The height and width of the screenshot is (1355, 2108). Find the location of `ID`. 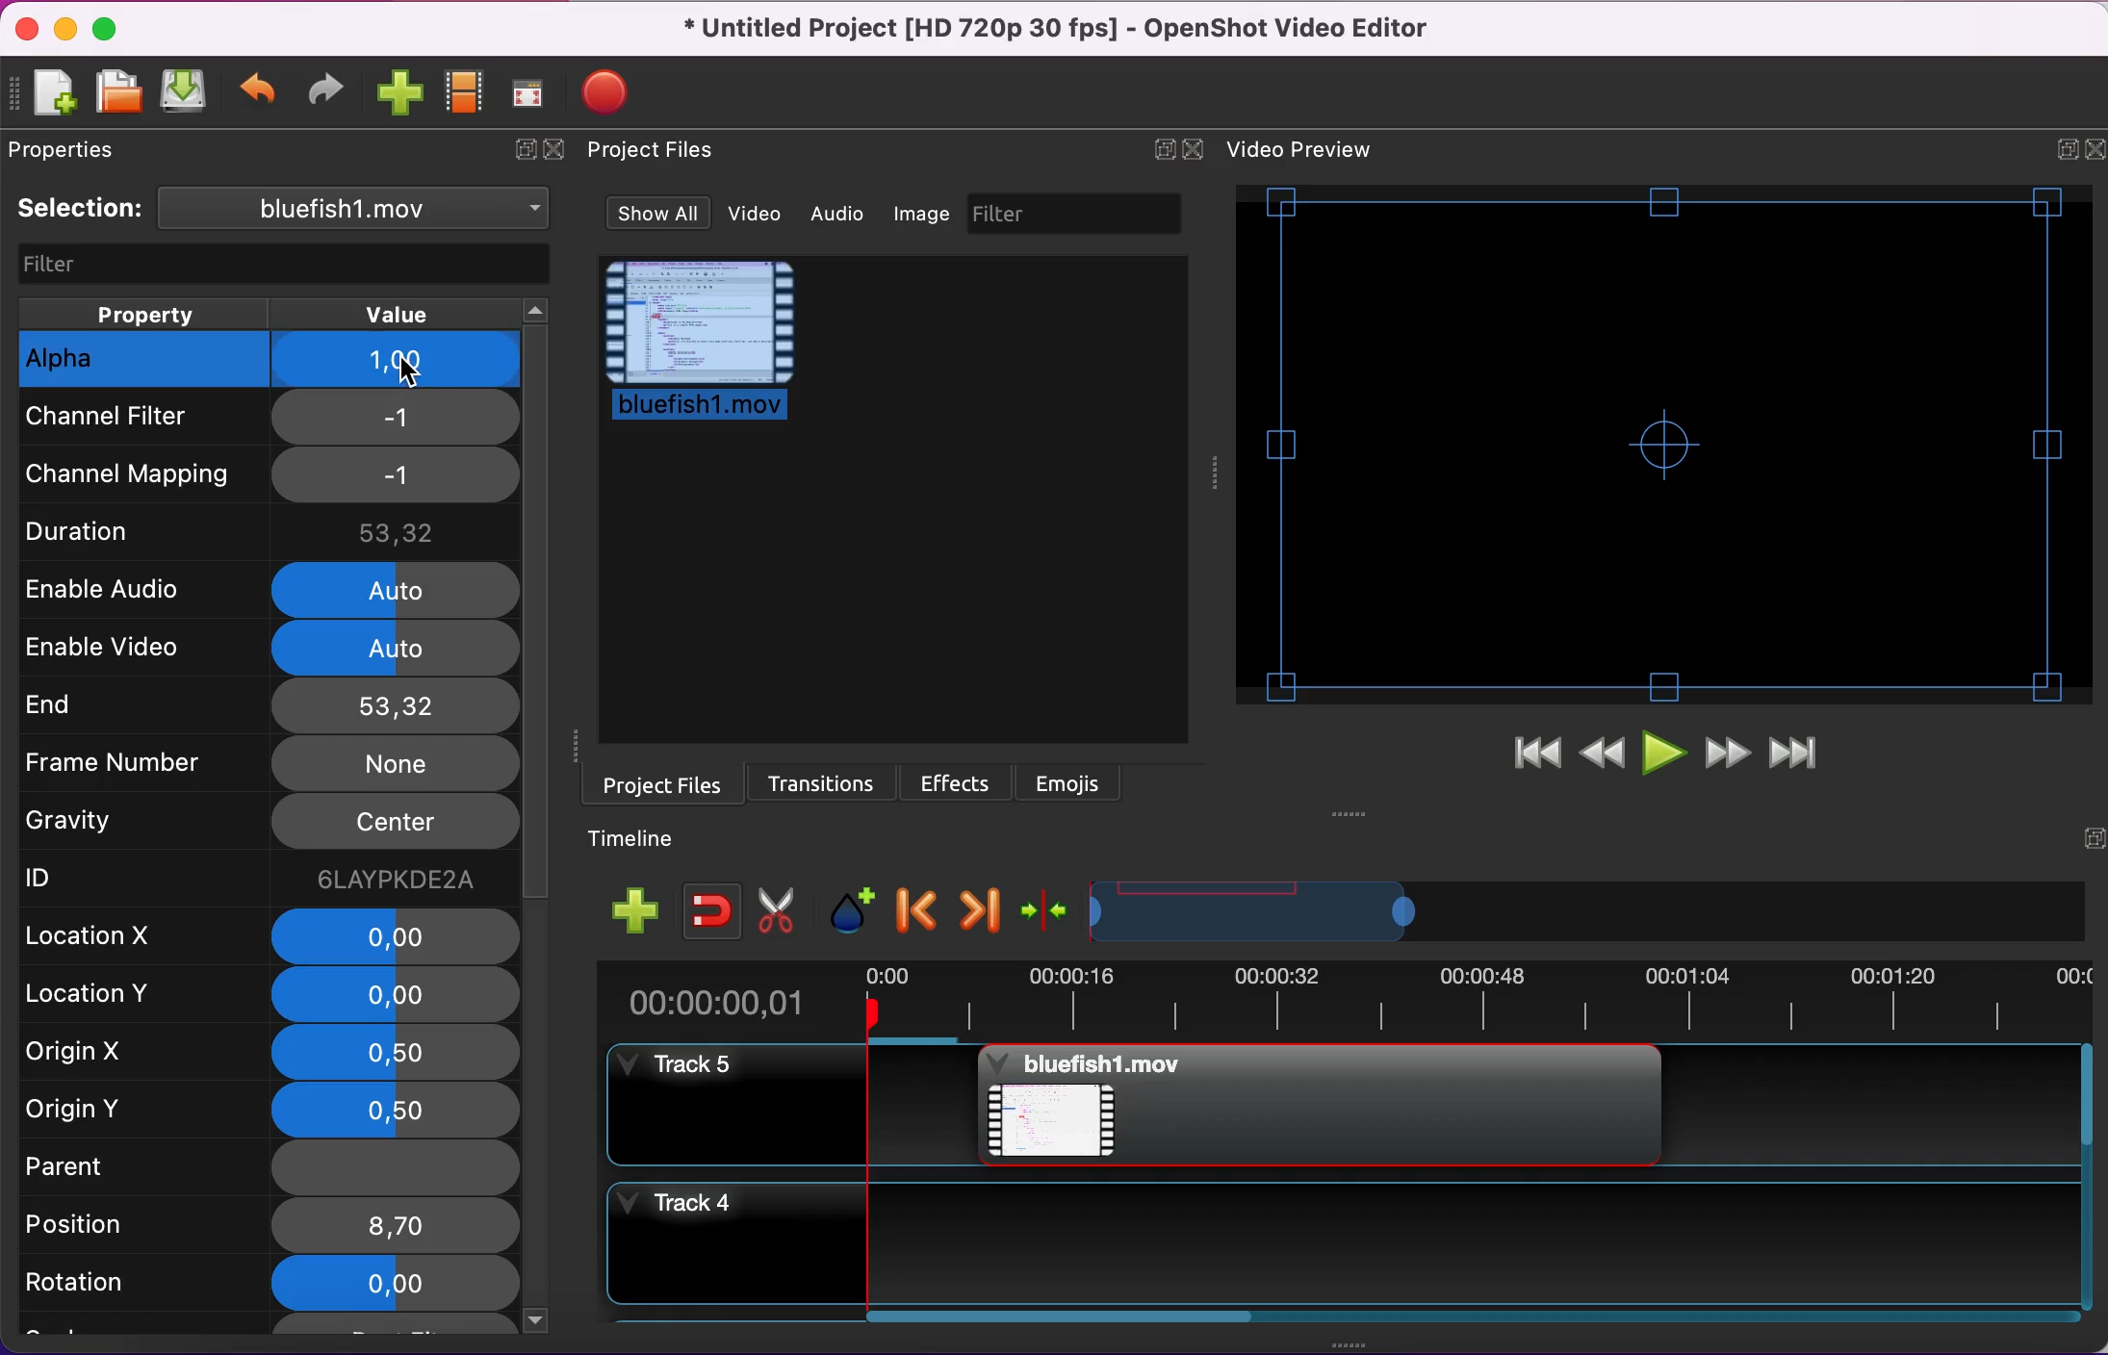

ID is located at coordinates (103, 880).